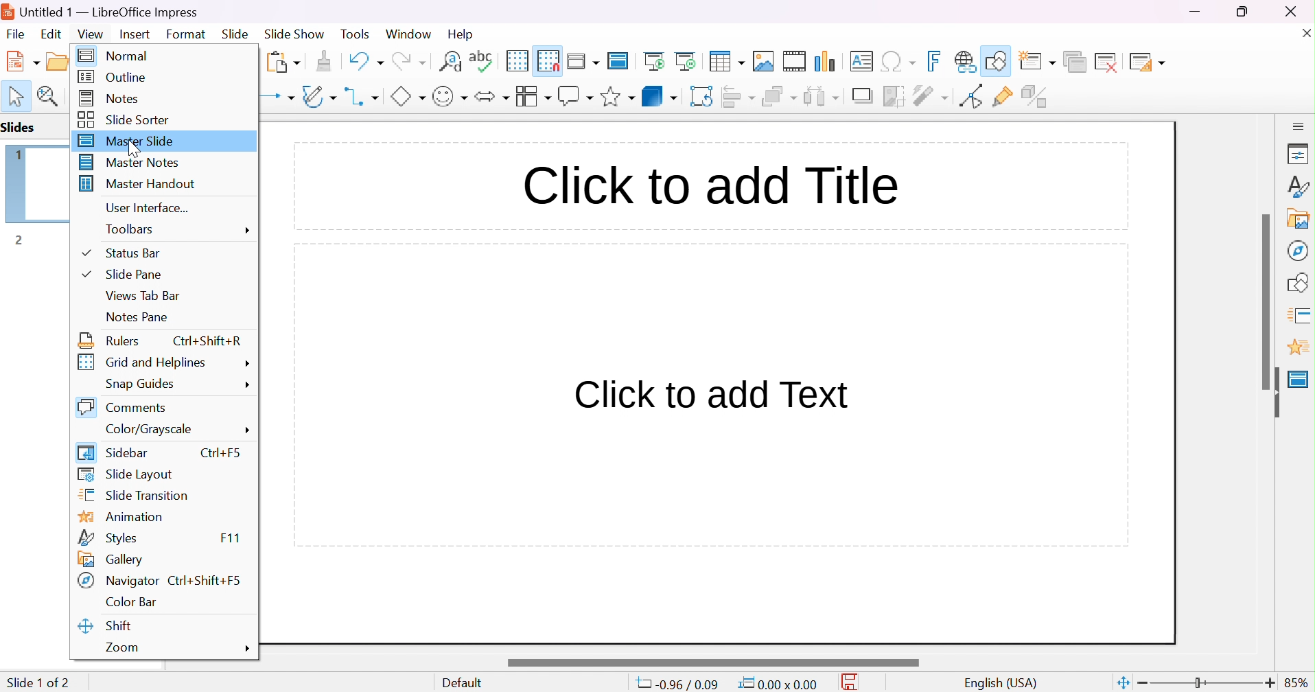 The height and width of the screenshot is (692, 1315). Describe the element at coordinates (861, 60) in the screenshot. I see `insert text box` at that location.